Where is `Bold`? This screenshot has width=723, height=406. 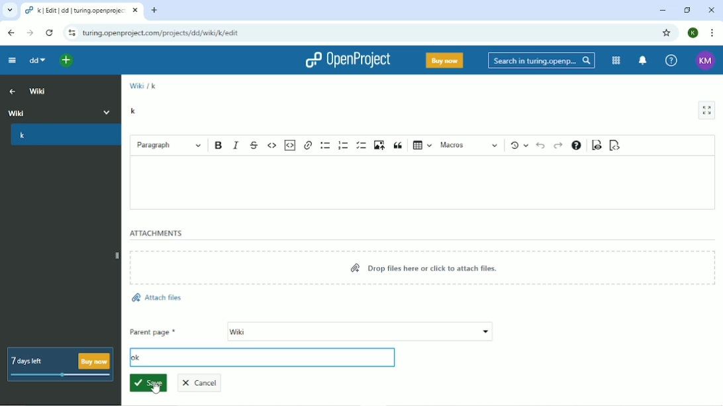 Bold is located at coordinates (218, 145).